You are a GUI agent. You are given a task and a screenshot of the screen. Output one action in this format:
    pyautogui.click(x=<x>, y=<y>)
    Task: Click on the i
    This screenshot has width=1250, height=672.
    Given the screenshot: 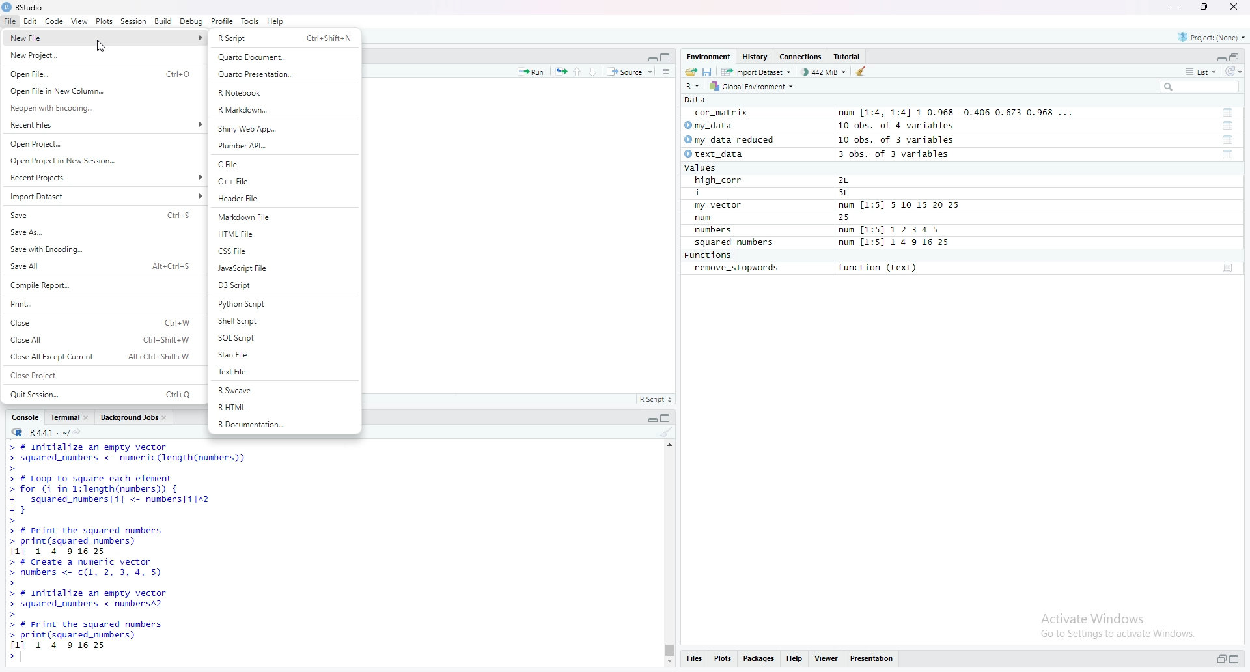 What is the action you would take?
    pyautogui.click(x=714, y=191)
    